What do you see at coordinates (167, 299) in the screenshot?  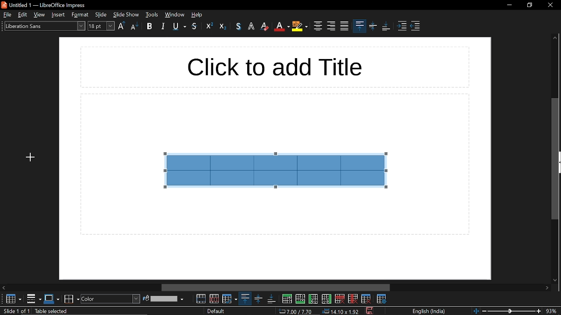 I see `fill color` at bounding box center [167, 299].